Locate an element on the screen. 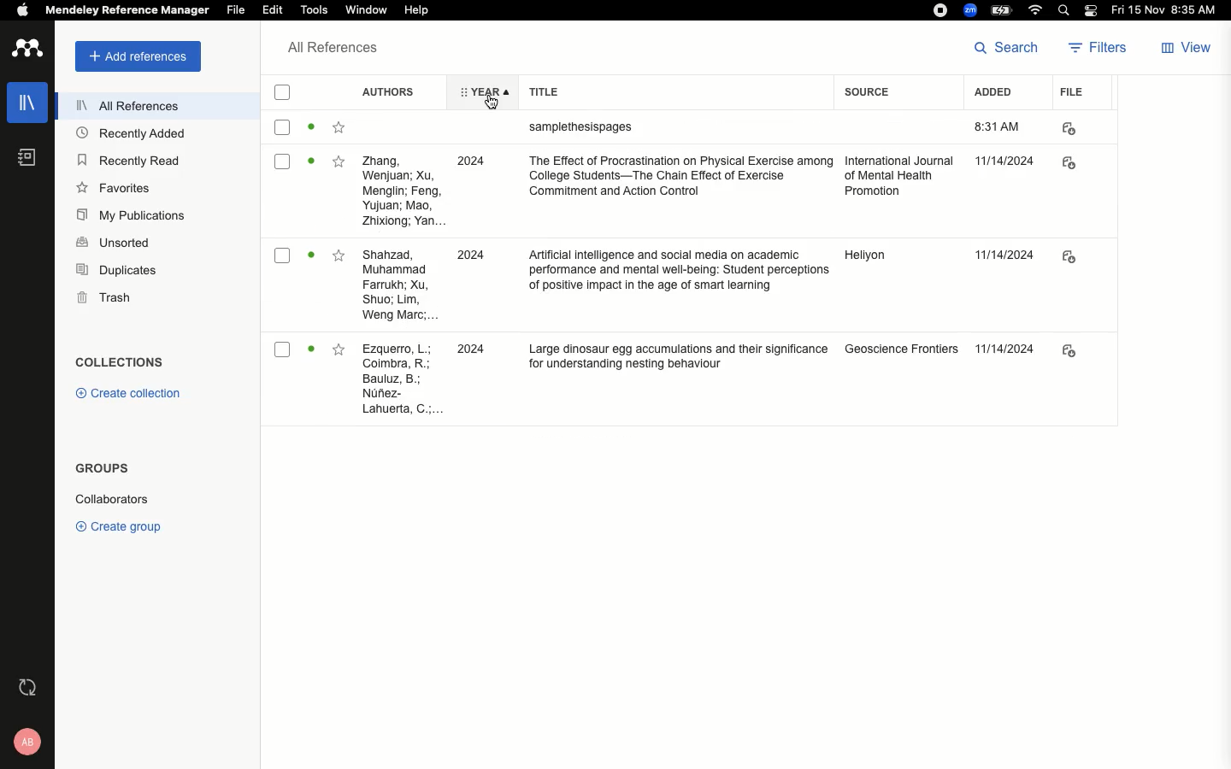 The height and width of the screenshot is (769, 1231). File is located at coordinates (235, 10).